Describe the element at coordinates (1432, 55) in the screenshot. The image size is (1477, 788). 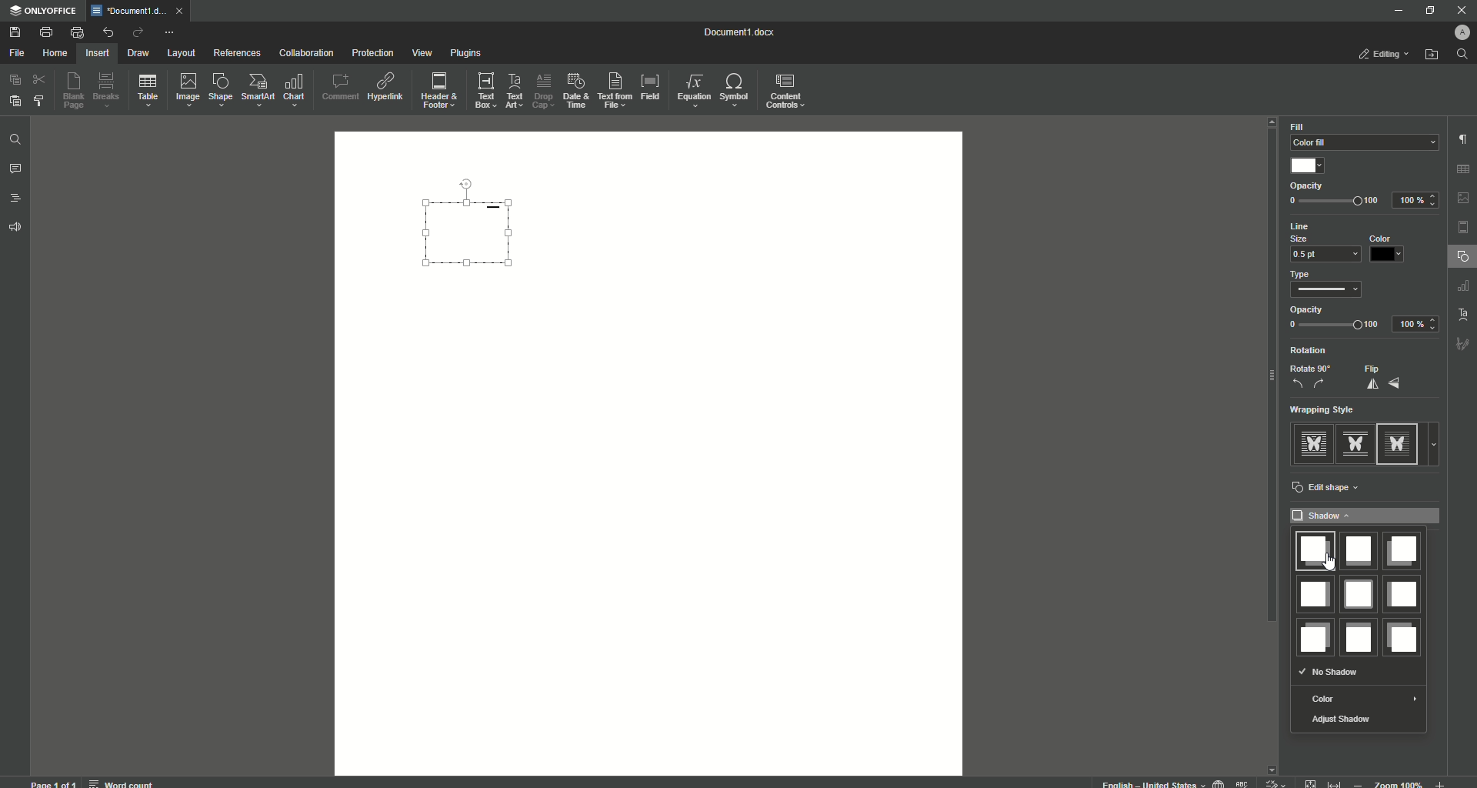
I see `Open From File` at that location.